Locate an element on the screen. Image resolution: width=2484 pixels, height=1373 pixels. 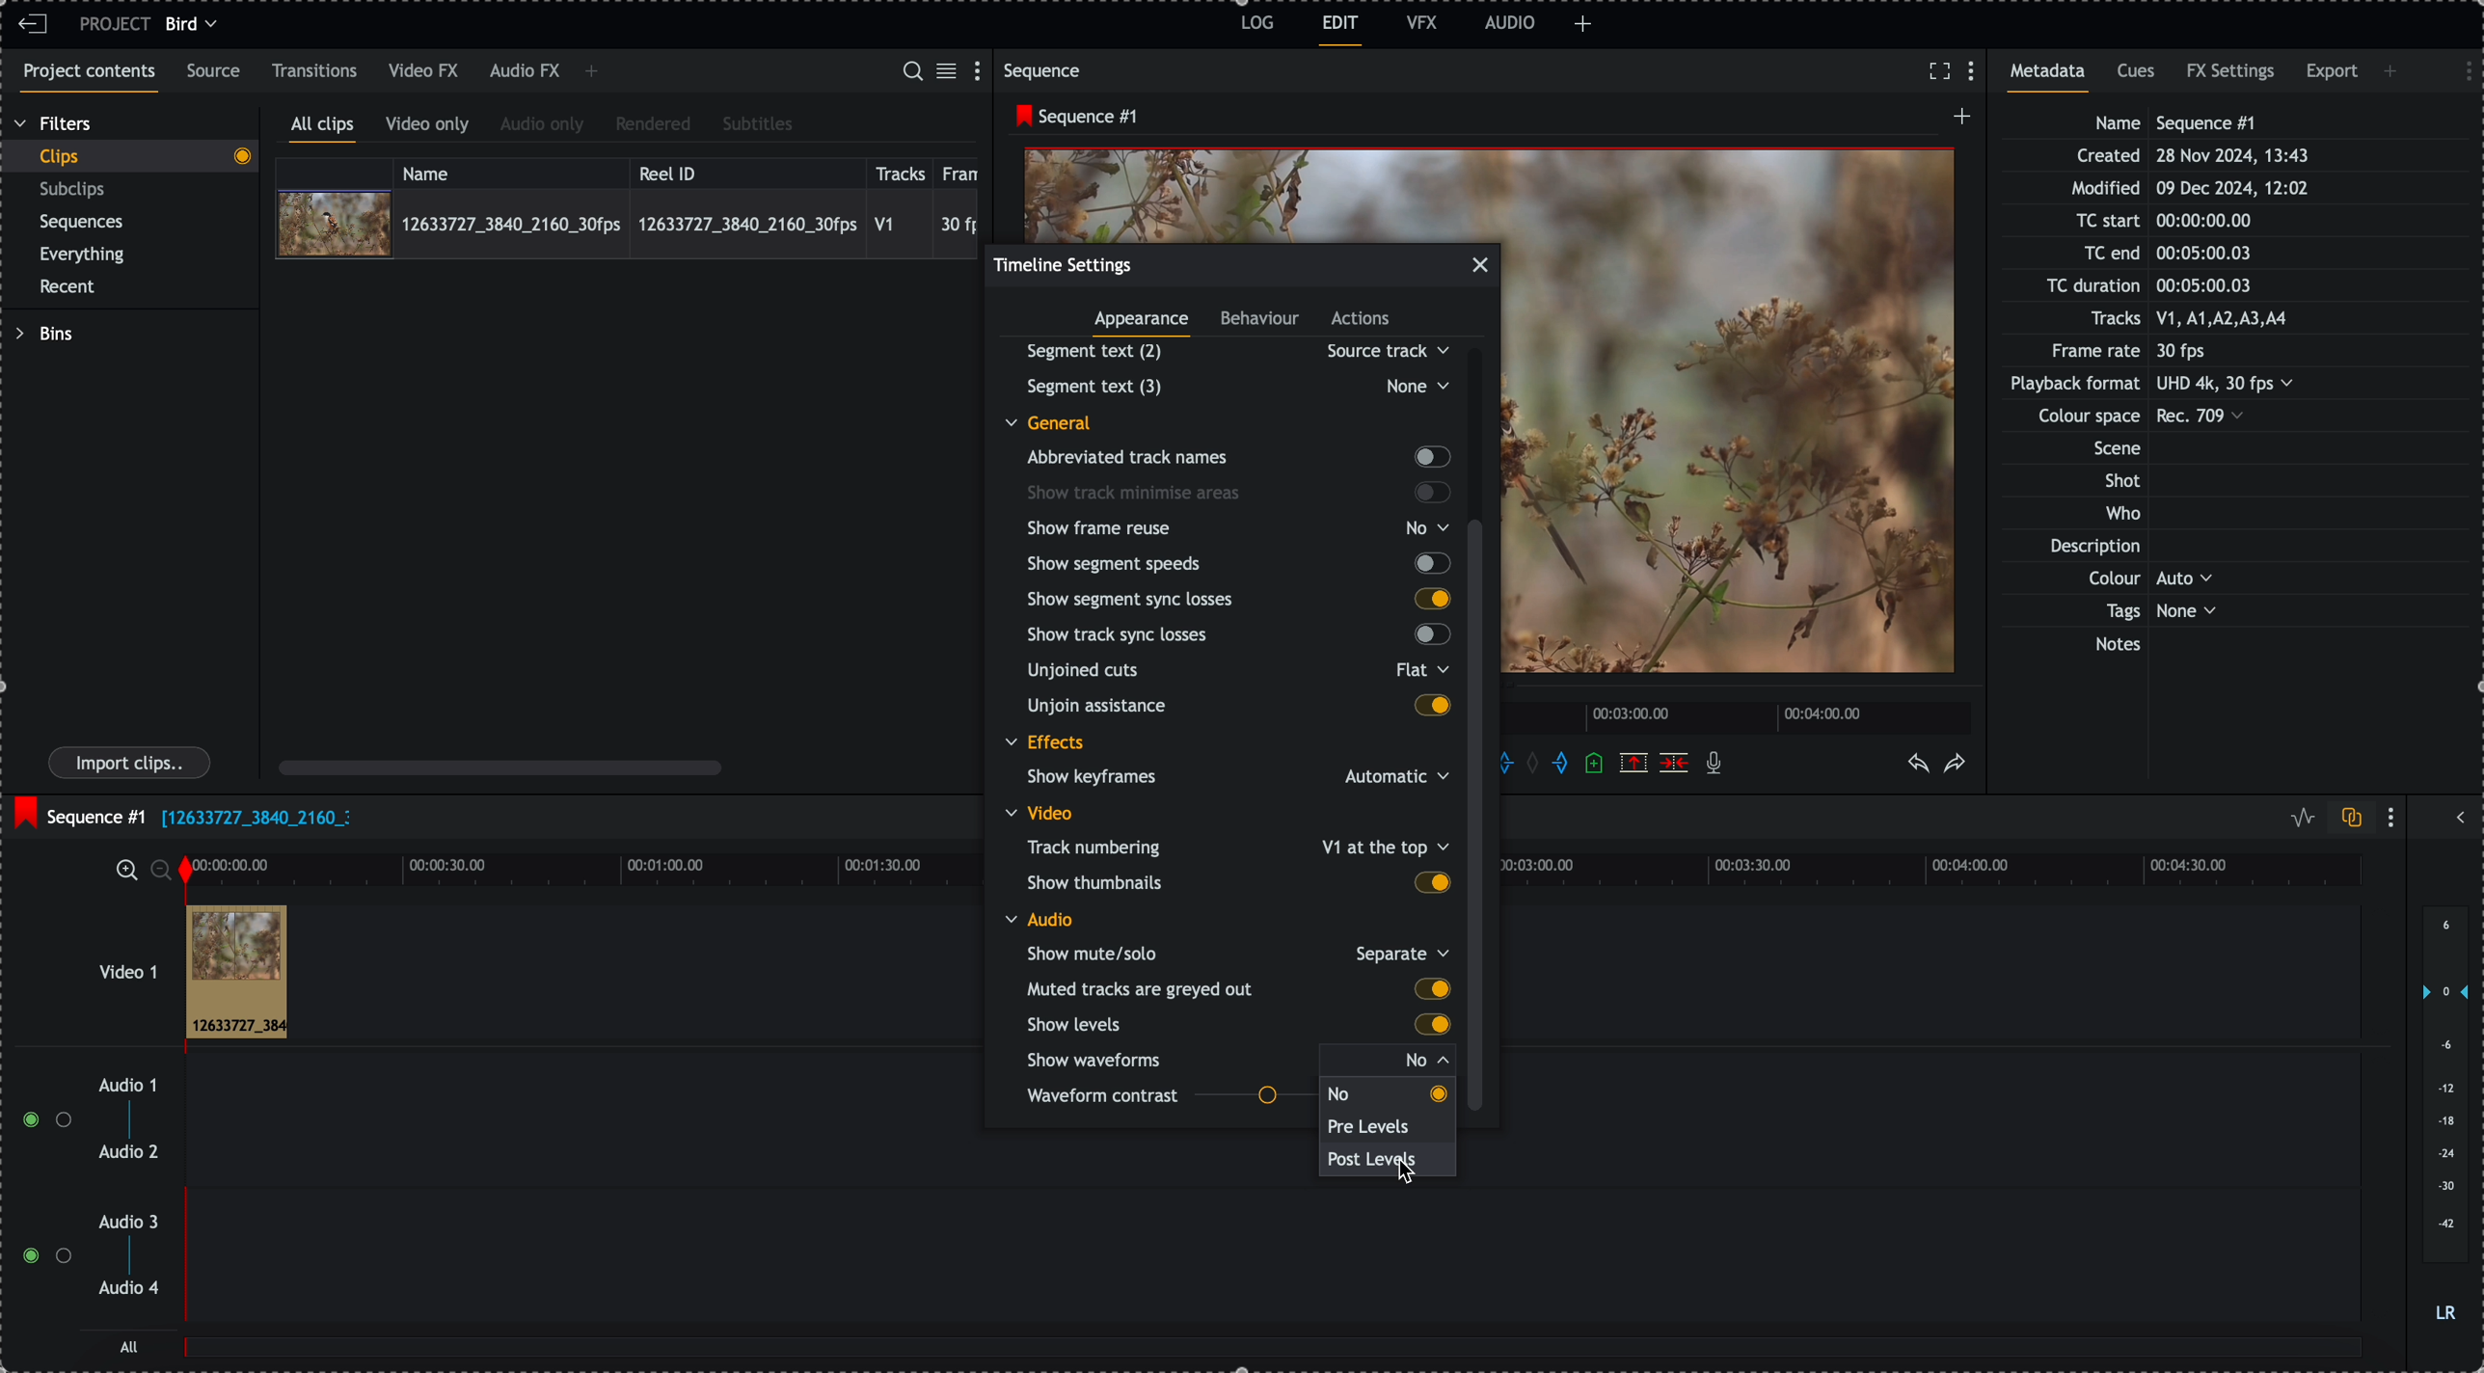
unjoined cuts is located at coordinates (1232, 674).